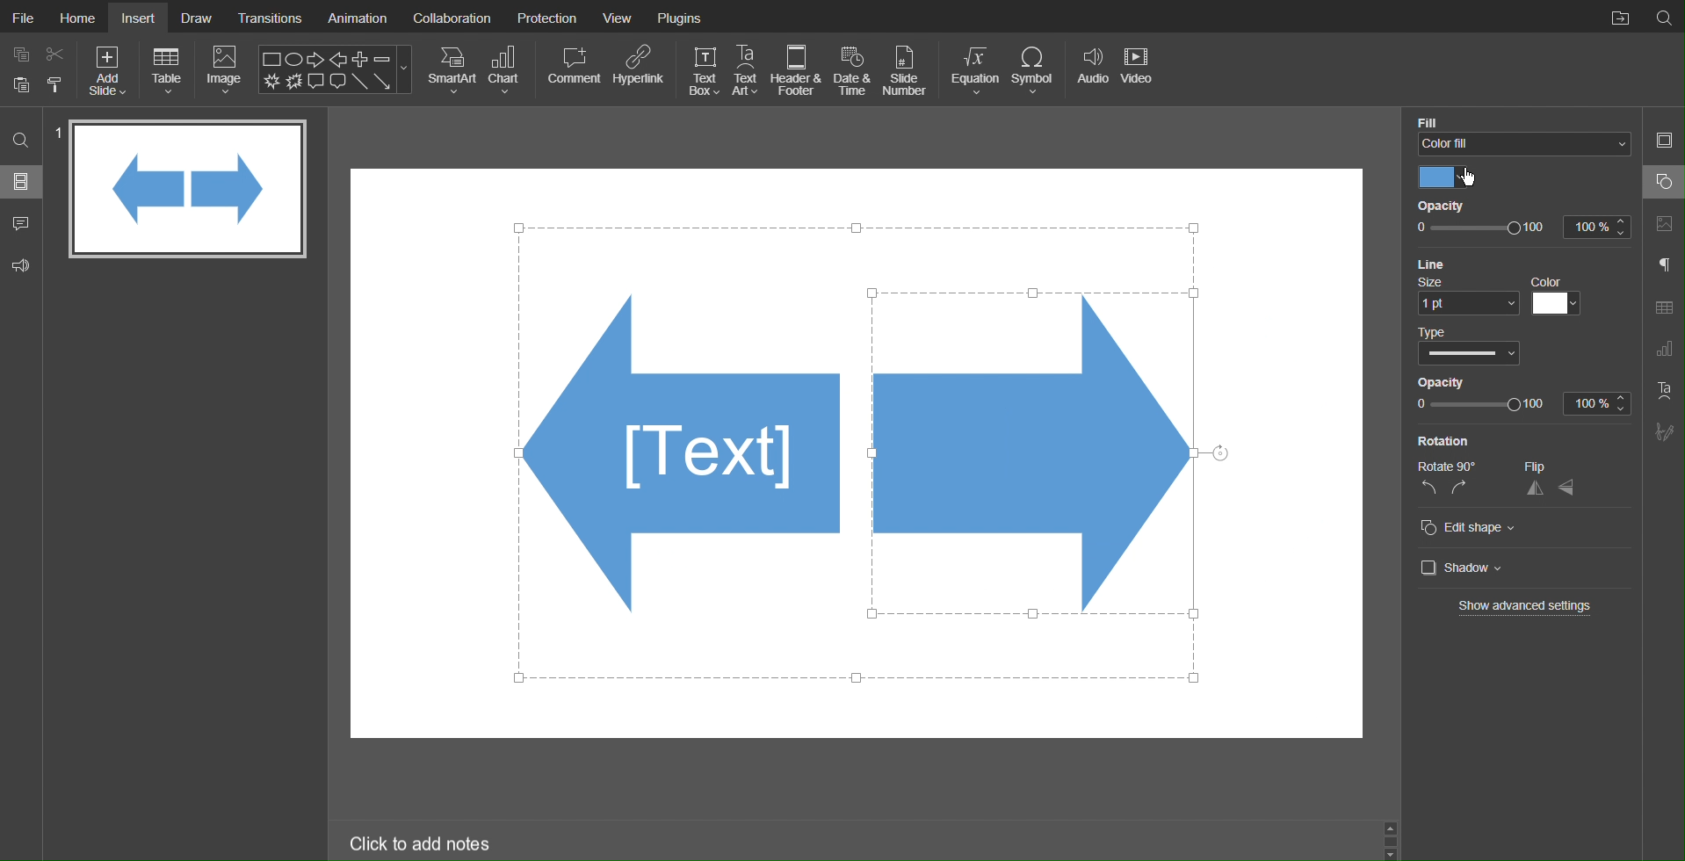 The height and width of the screenshot is (861, 1685). What do you see at coordinates (1443, 467) in the screenshot?
I see `Rotate 90` at bounding box center [1443, 467].